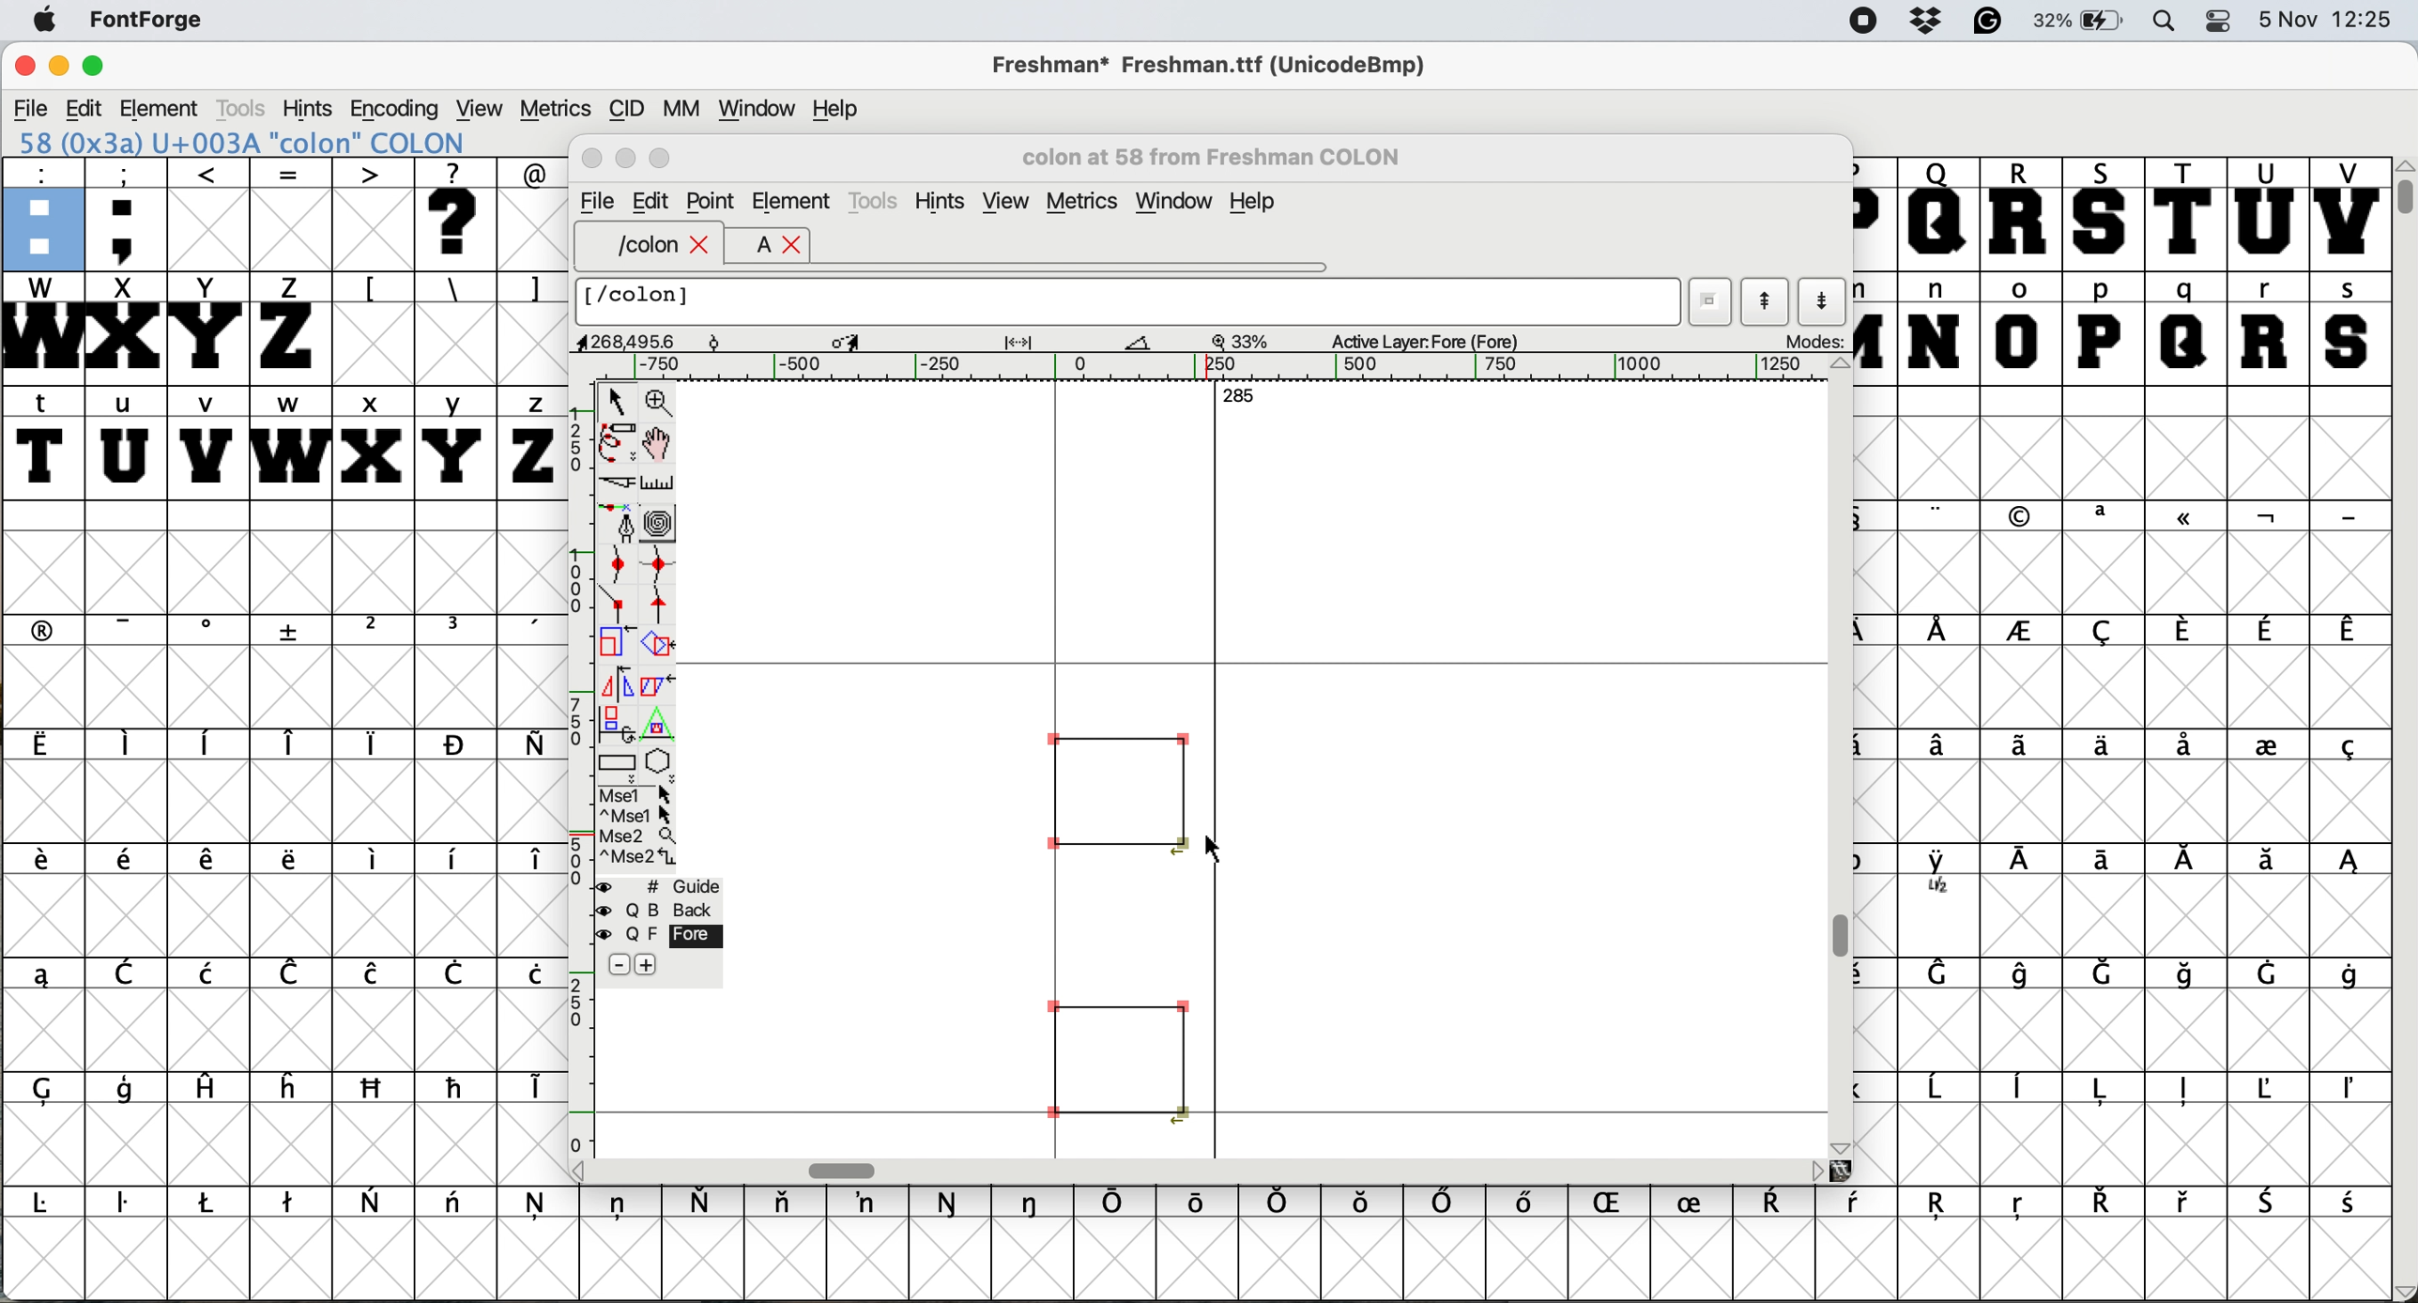  I want to click on add a curve point horizontal or vertical, so click(657, 560).